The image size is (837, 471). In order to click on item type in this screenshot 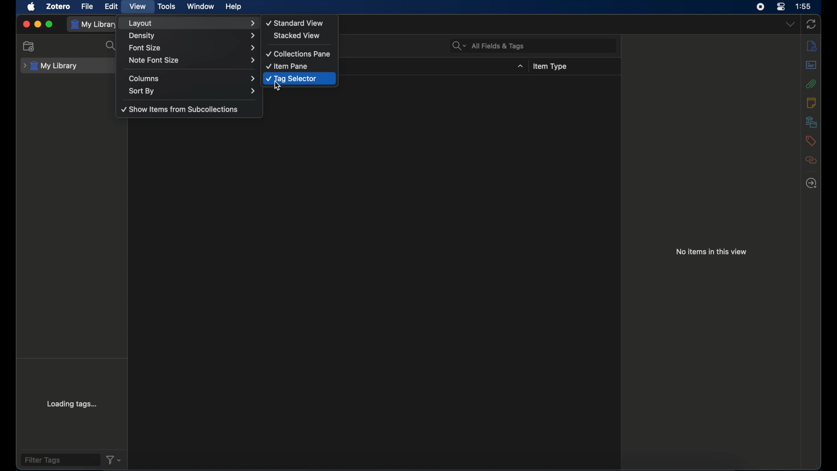, I will do `click(550, 67)`.